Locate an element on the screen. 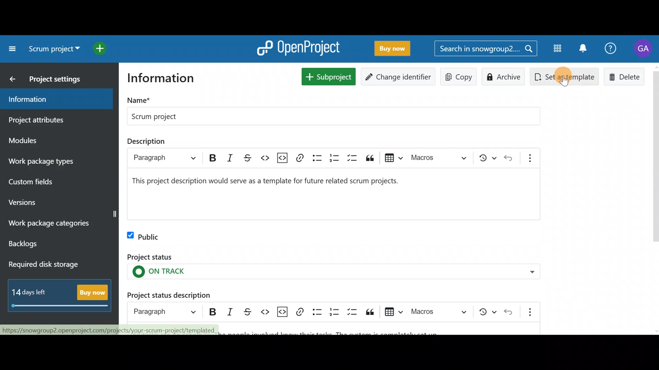 Image resolution: width=659 pixels, height=370 pixels. Bulleted list is located at coordinates (317, 311).